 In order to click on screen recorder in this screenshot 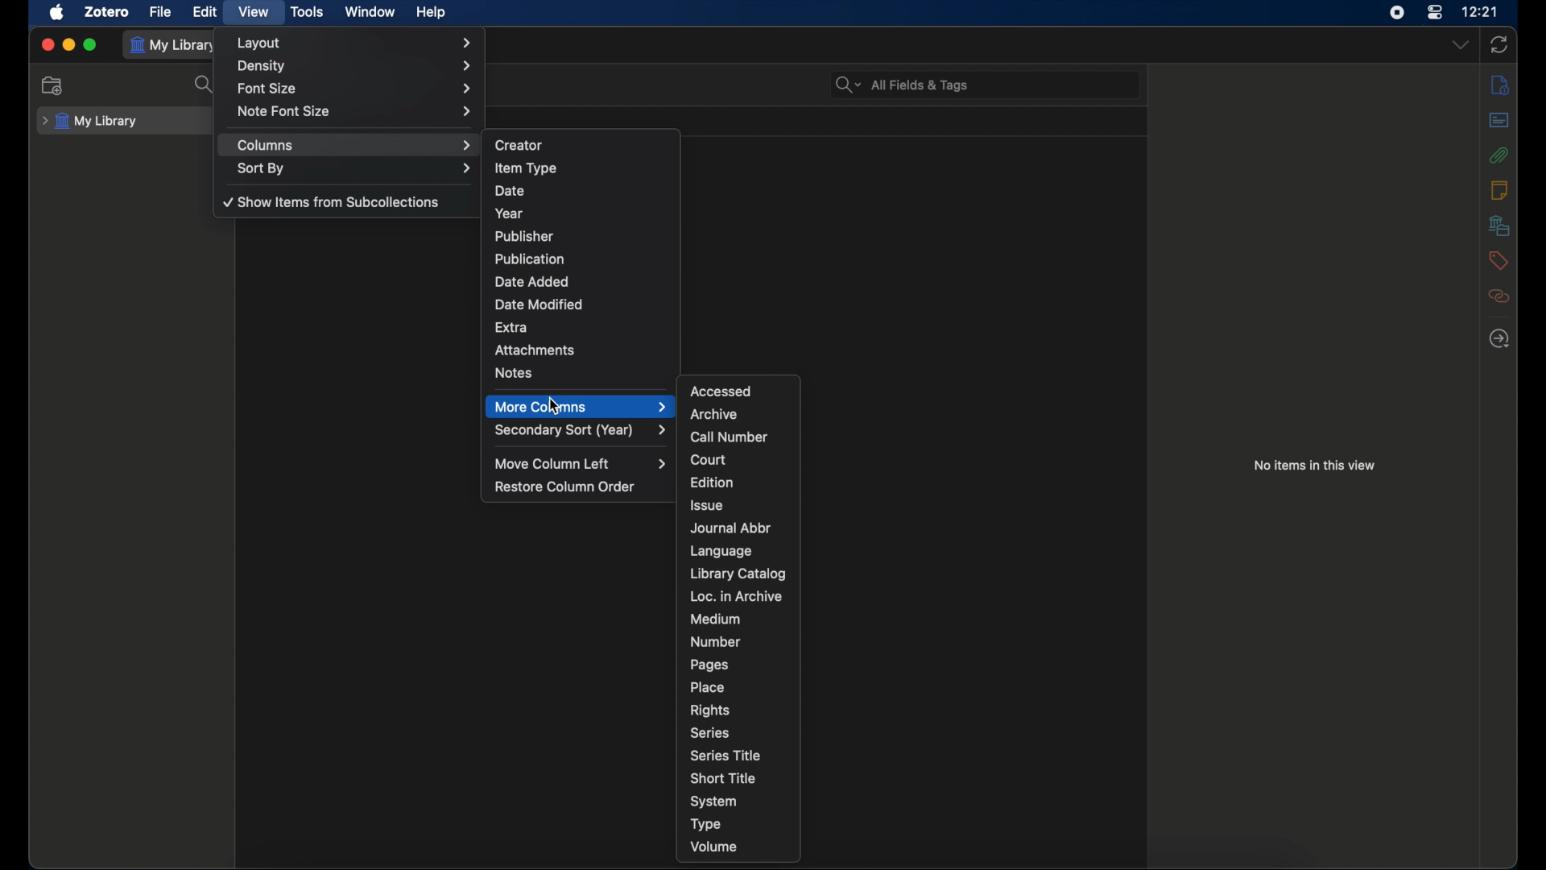, I will do `click(1397, 13)`.